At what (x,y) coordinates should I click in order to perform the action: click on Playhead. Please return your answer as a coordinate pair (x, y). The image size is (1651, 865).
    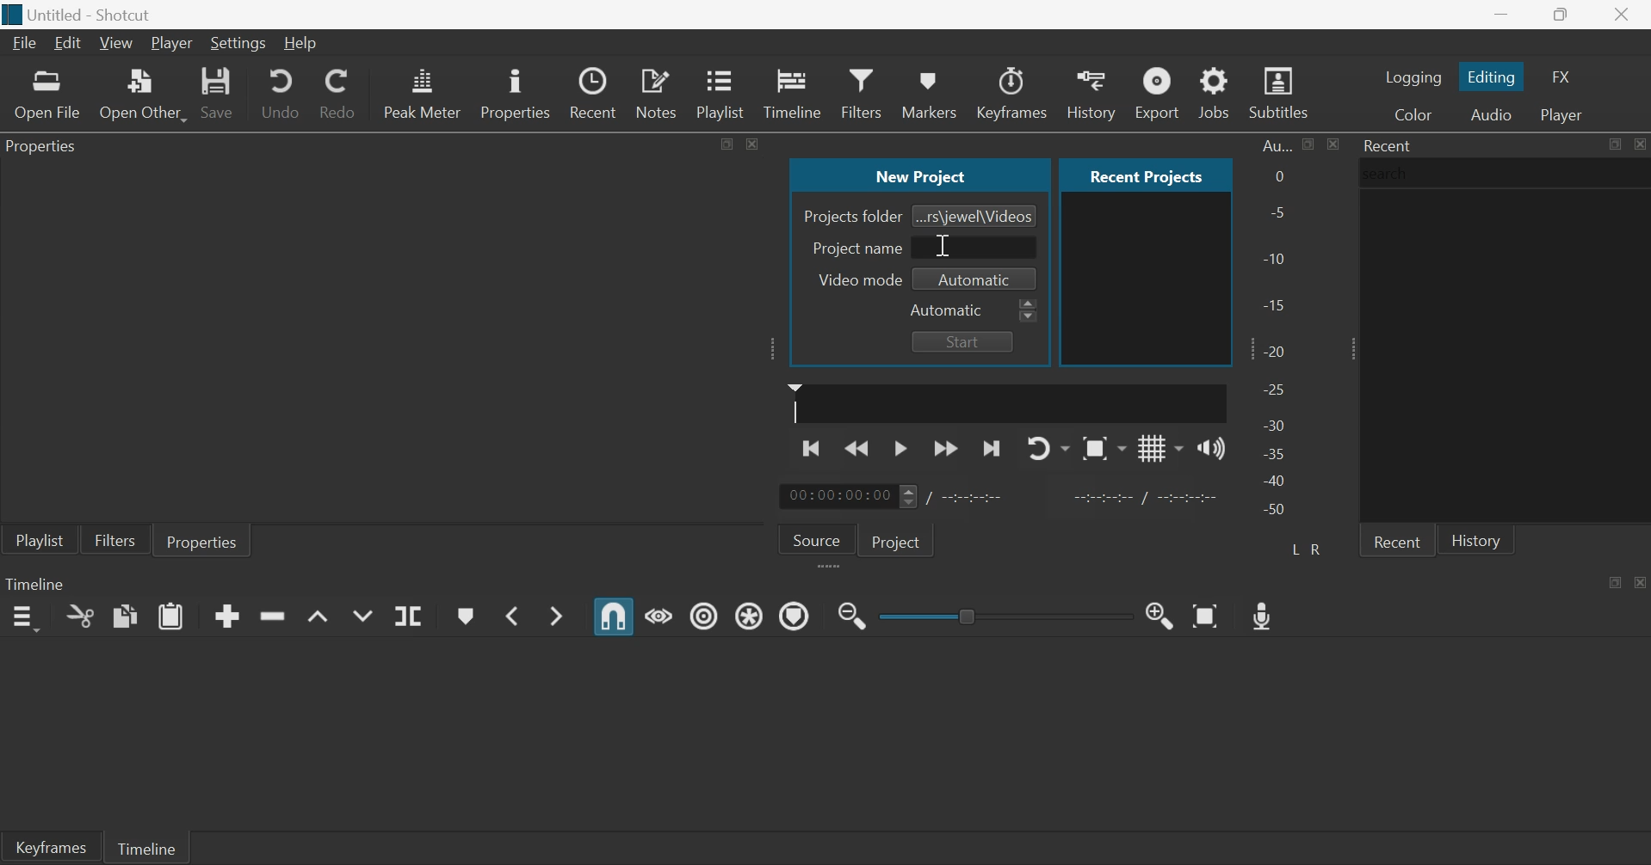
    Looking at the image, I should click on (795, 402).